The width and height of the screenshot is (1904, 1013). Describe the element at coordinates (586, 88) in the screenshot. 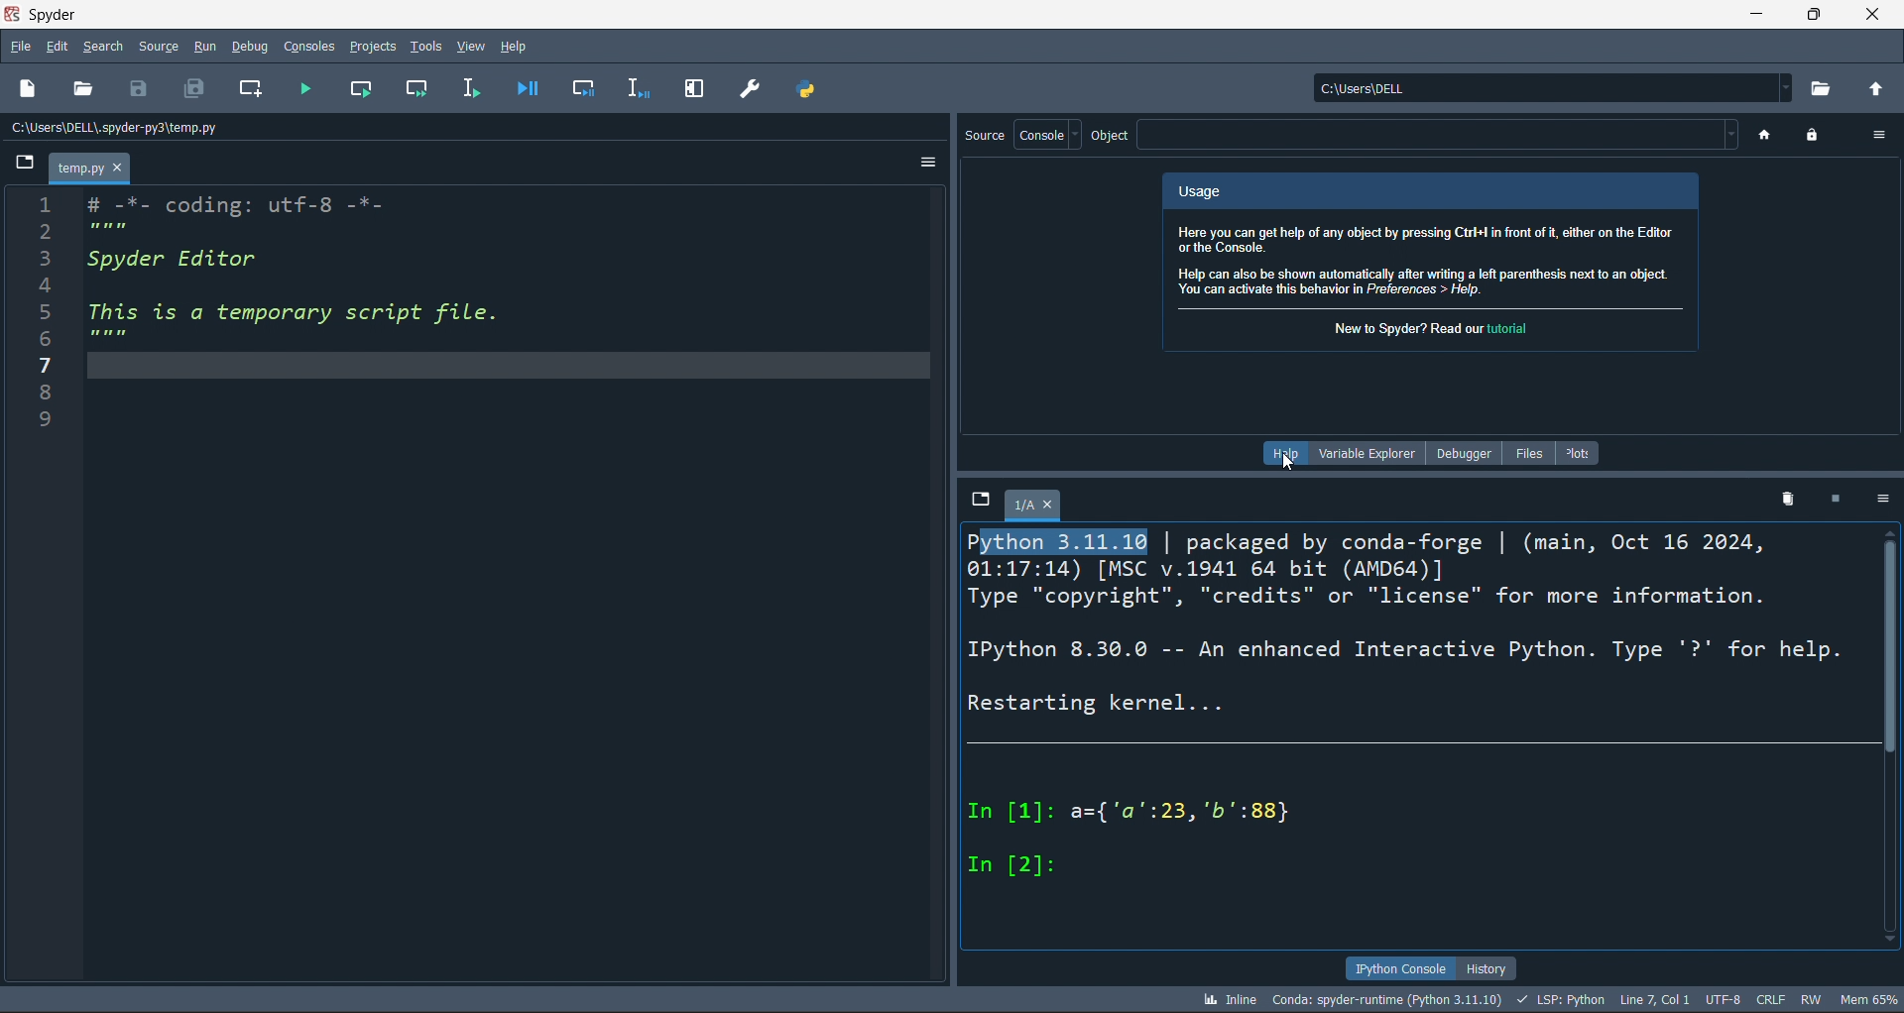

I see `debug cell` at that location.